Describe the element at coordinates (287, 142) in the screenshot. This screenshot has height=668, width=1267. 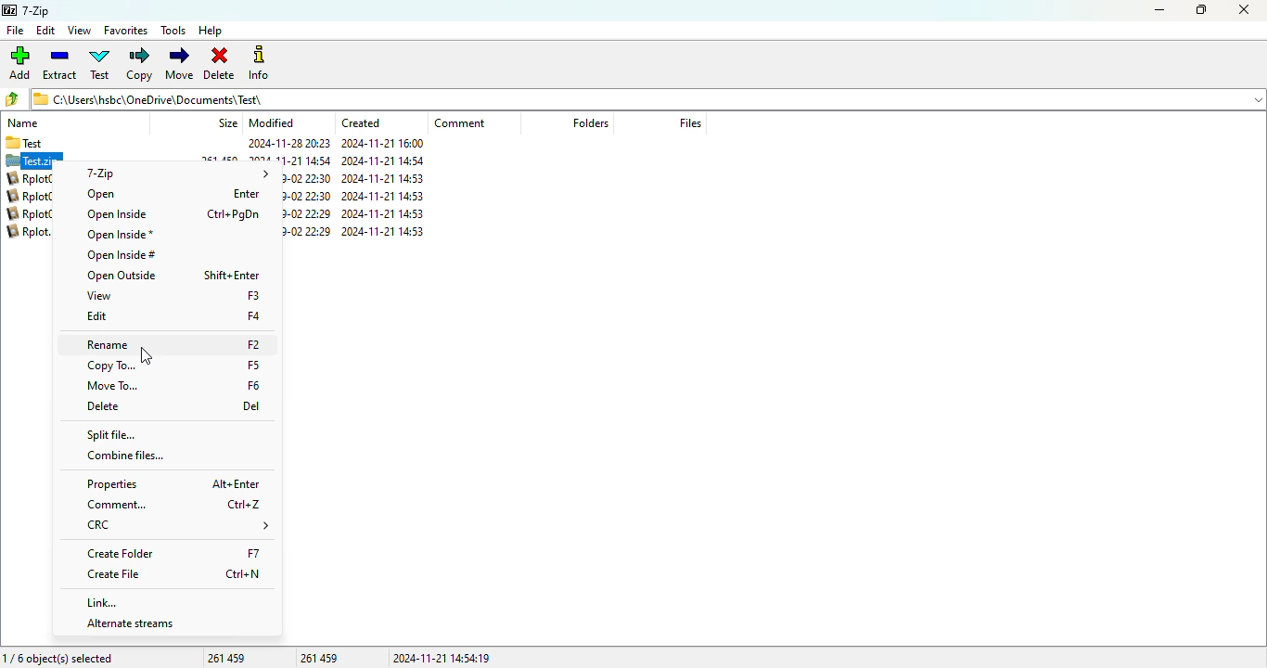
I see `2024-11-28 20:23` at that location.